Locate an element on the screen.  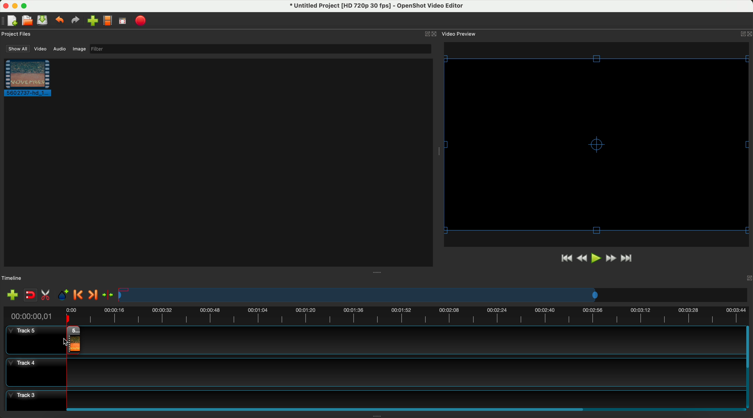
video is located at coordinates (40, 50).